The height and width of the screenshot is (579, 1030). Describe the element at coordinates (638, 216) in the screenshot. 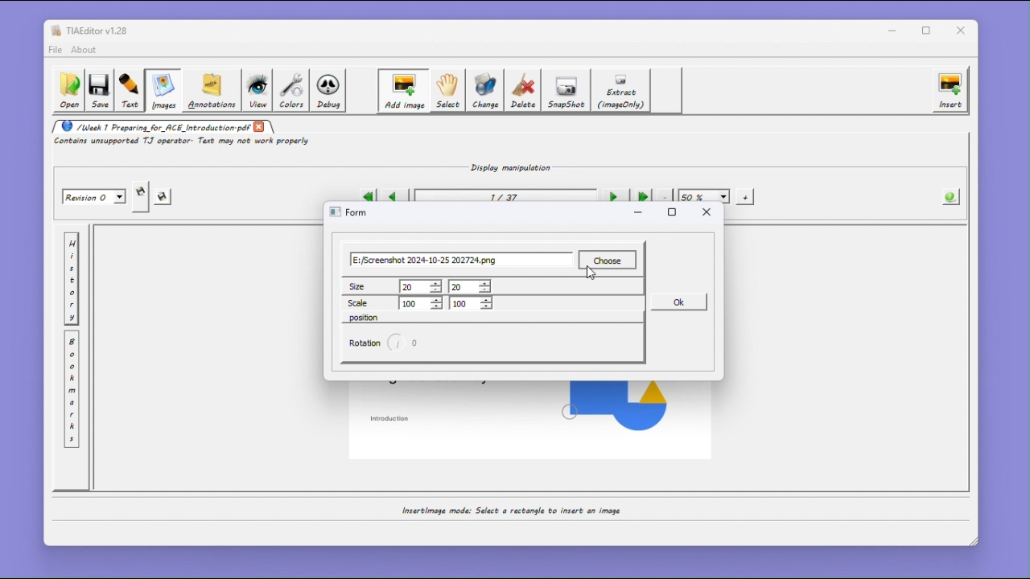

I see `minimize` at that location.